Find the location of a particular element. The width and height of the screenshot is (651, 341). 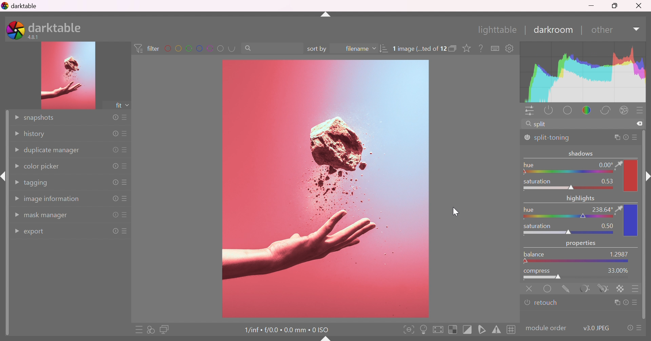

show only active modules is located at coordinates (550, 110).